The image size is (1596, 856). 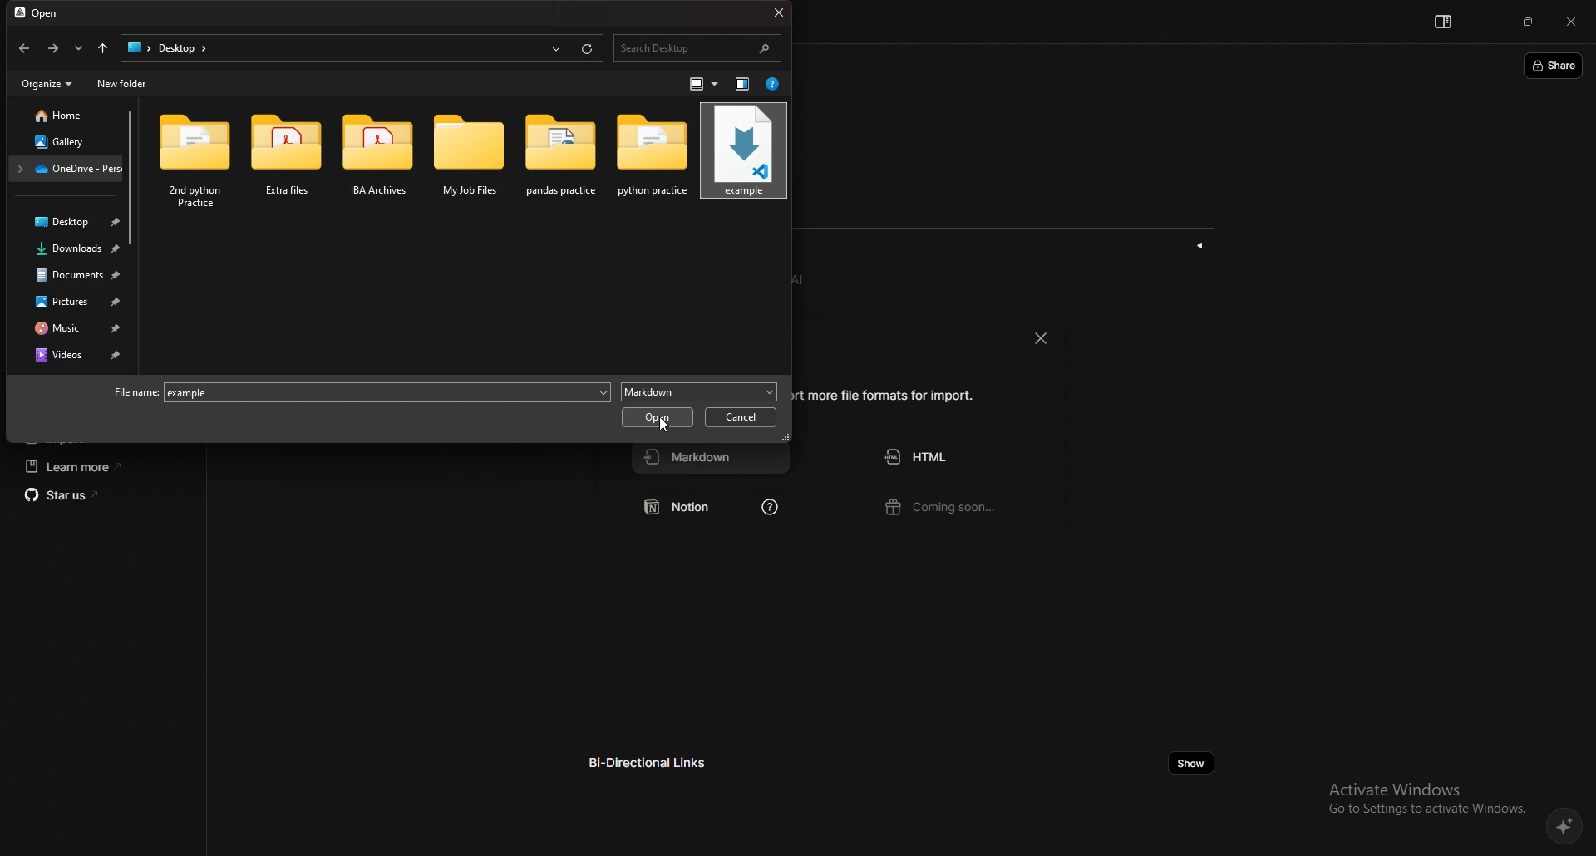 What do you see at coordinates (71, 301) in the screenshot?
I see `pictures` at bounding box center [71, 301].